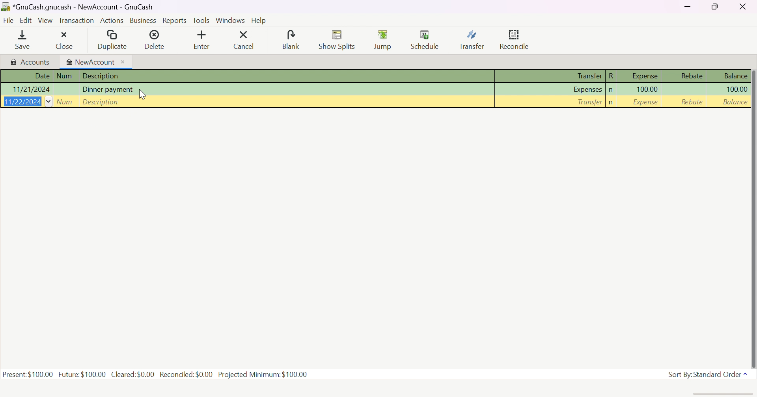 The image size is (757, 397). I want to click on Transfer, so click(589, 102).